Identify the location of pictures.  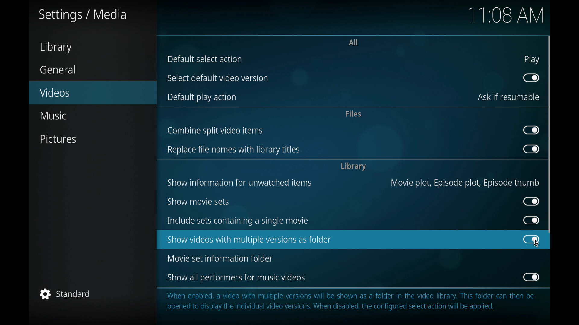
(58, 139).